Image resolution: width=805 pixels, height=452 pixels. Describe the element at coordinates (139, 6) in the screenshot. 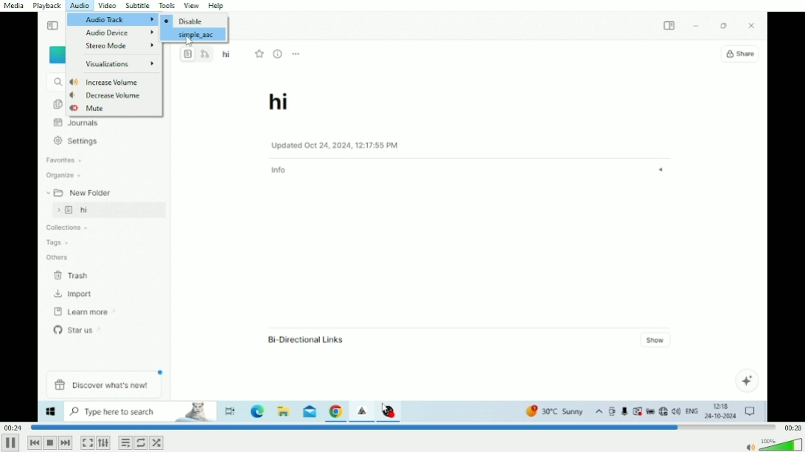

I see `Subtitle` at that location.